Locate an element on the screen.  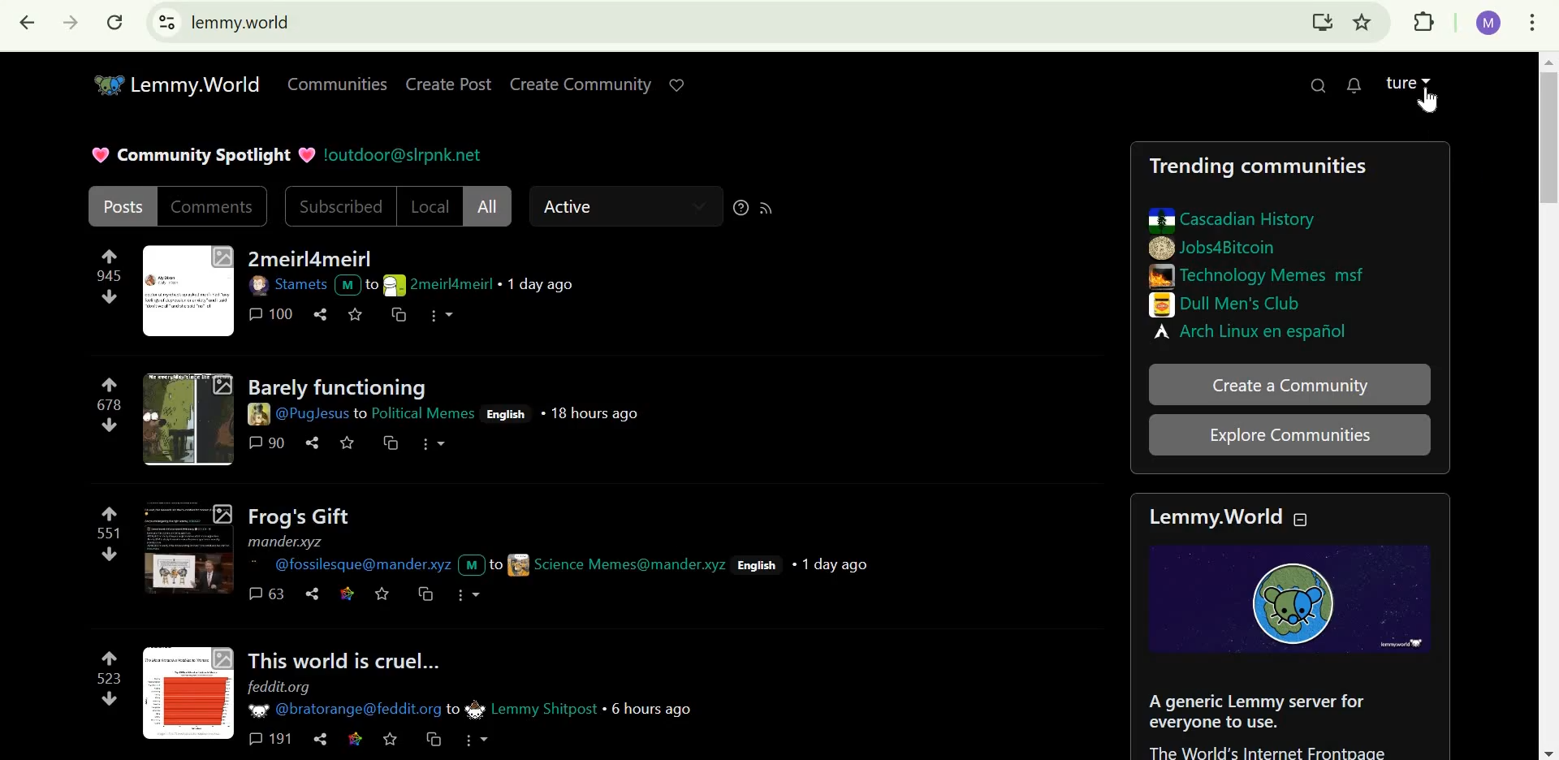
share is located at coordinates (321, 738).